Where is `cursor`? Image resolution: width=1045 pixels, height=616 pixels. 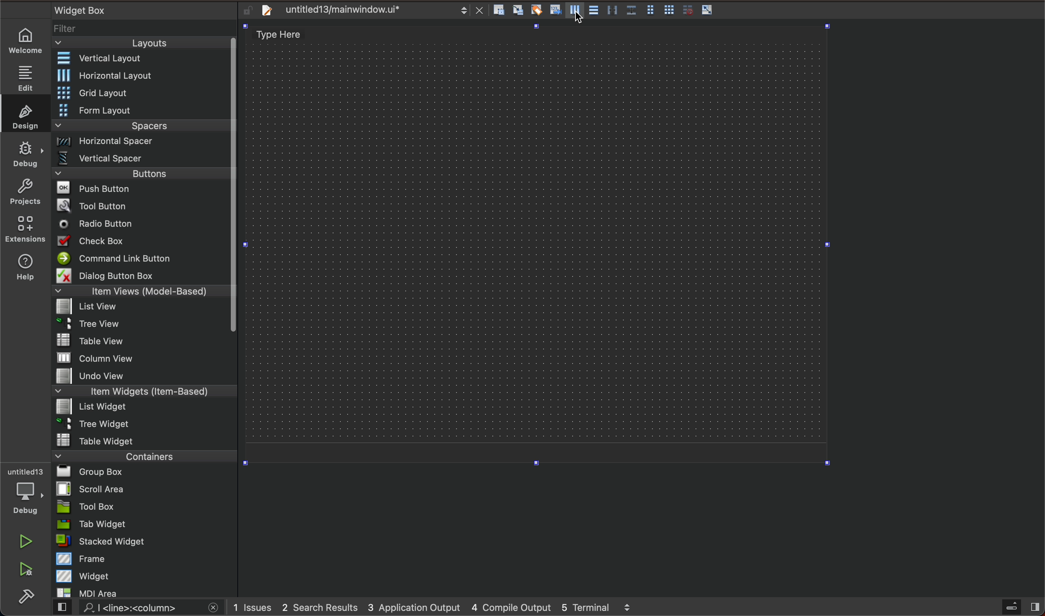
cursor is located at coordinates (578, 20).